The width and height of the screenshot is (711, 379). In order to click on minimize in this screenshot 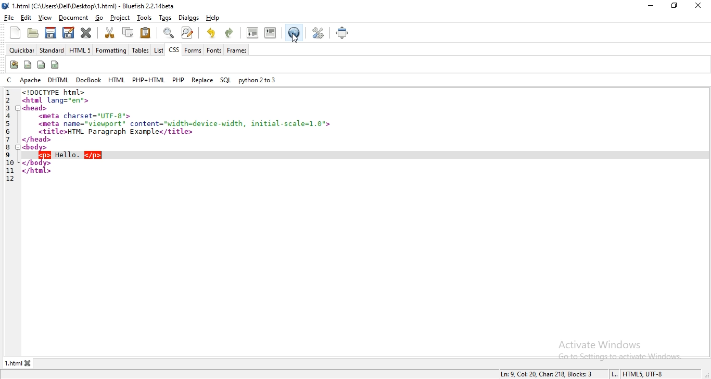, I will do `click(652, 6)`.